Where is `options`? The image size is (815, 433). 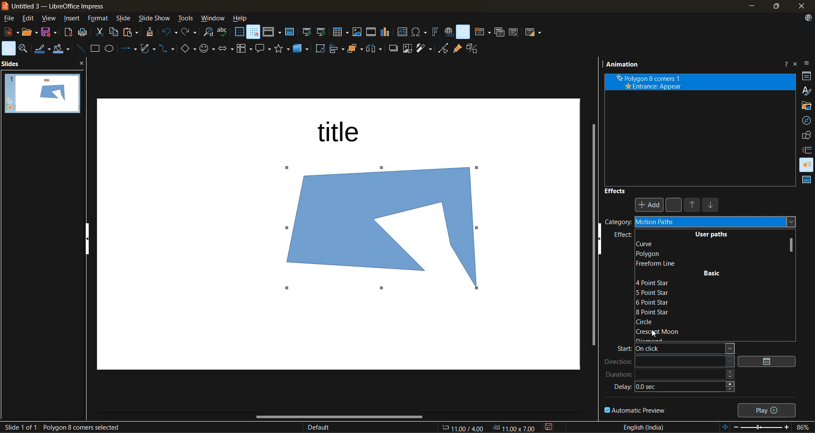
options is located at coordinates (769, 361).